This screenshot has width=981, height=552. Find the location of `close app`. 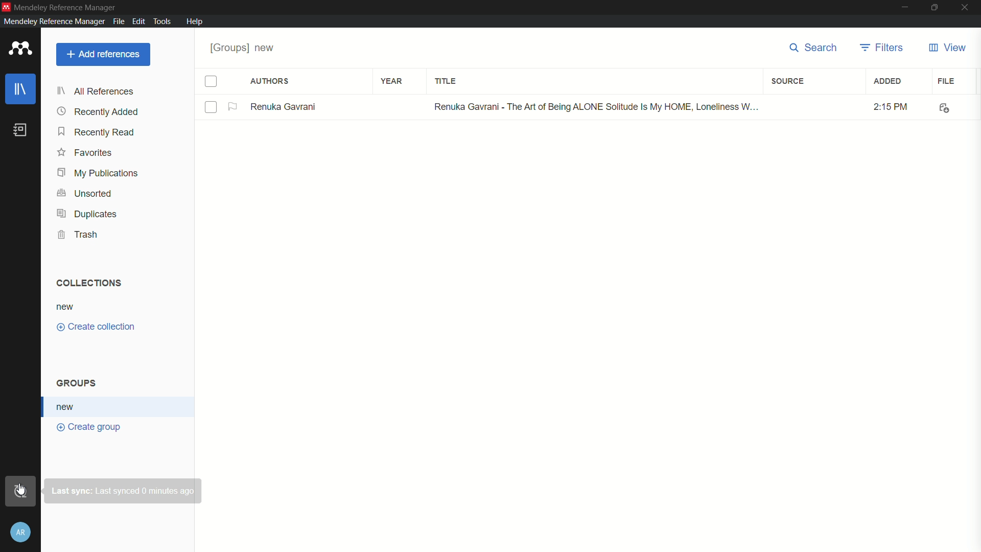

close app is located at coordinates (967, 8).